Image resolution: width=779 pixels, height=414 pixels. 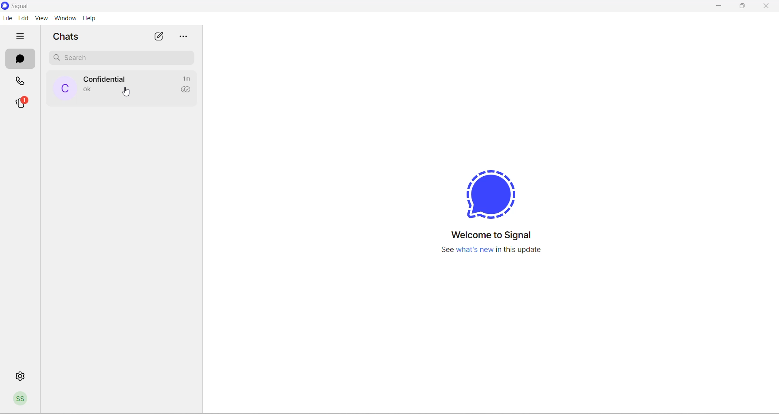 I want to click on chats heading, so click(x=69, y=37).